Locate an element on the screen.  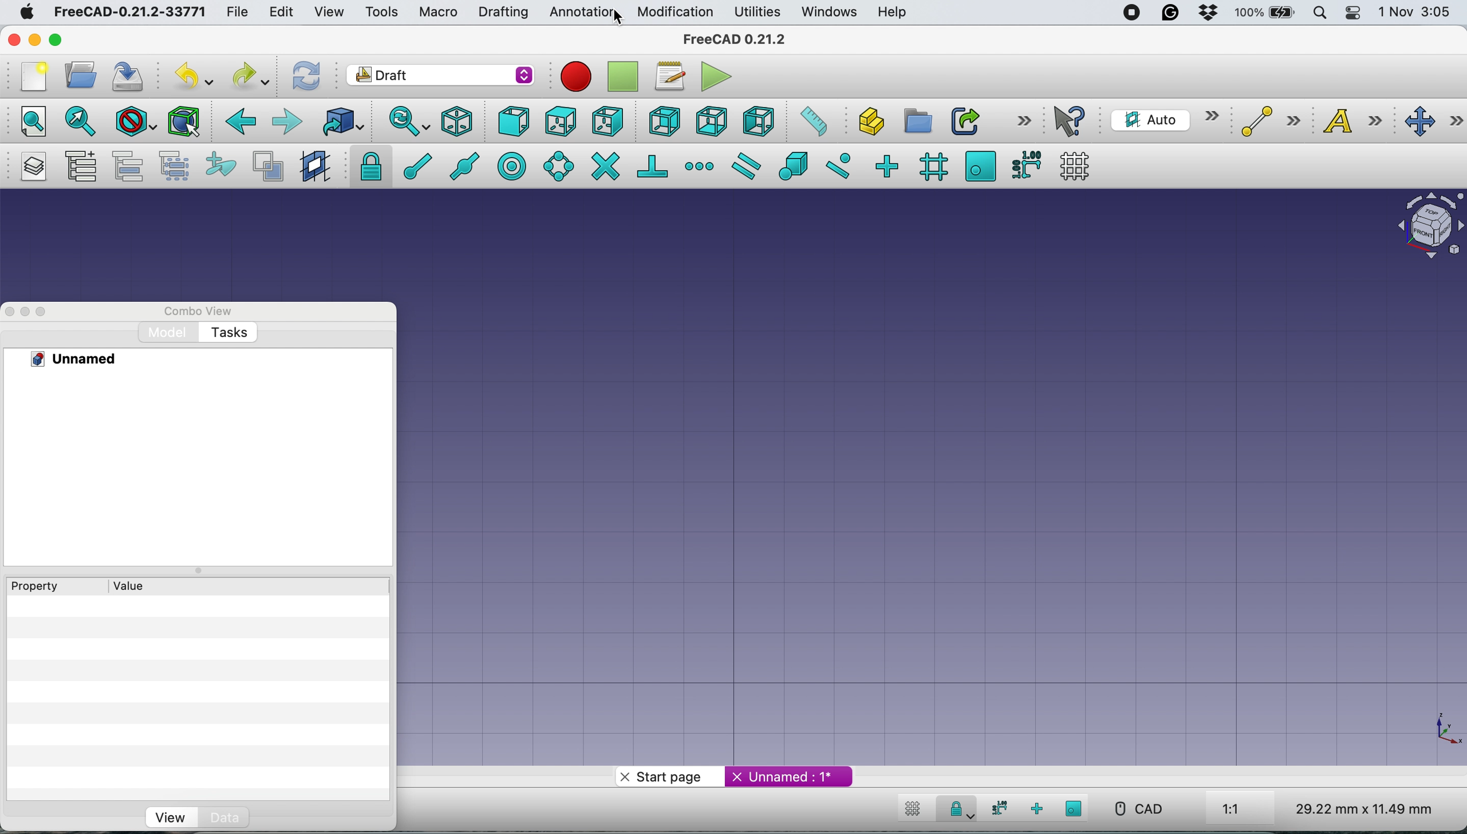
help is located at coordinates (890, 14).